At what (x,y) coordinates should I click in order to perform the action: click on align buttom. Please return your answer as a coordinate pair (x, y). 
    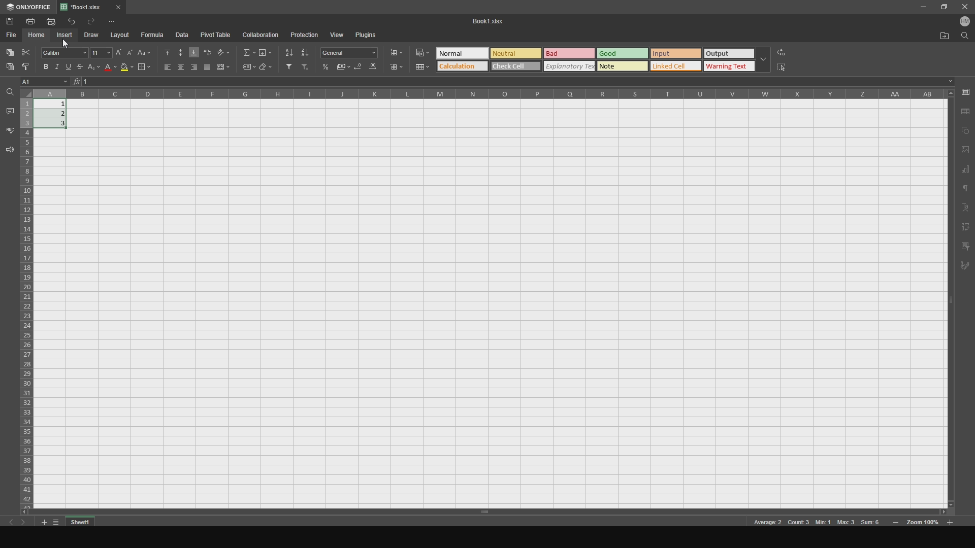
    Looking at the image, I should click on (193, 53).